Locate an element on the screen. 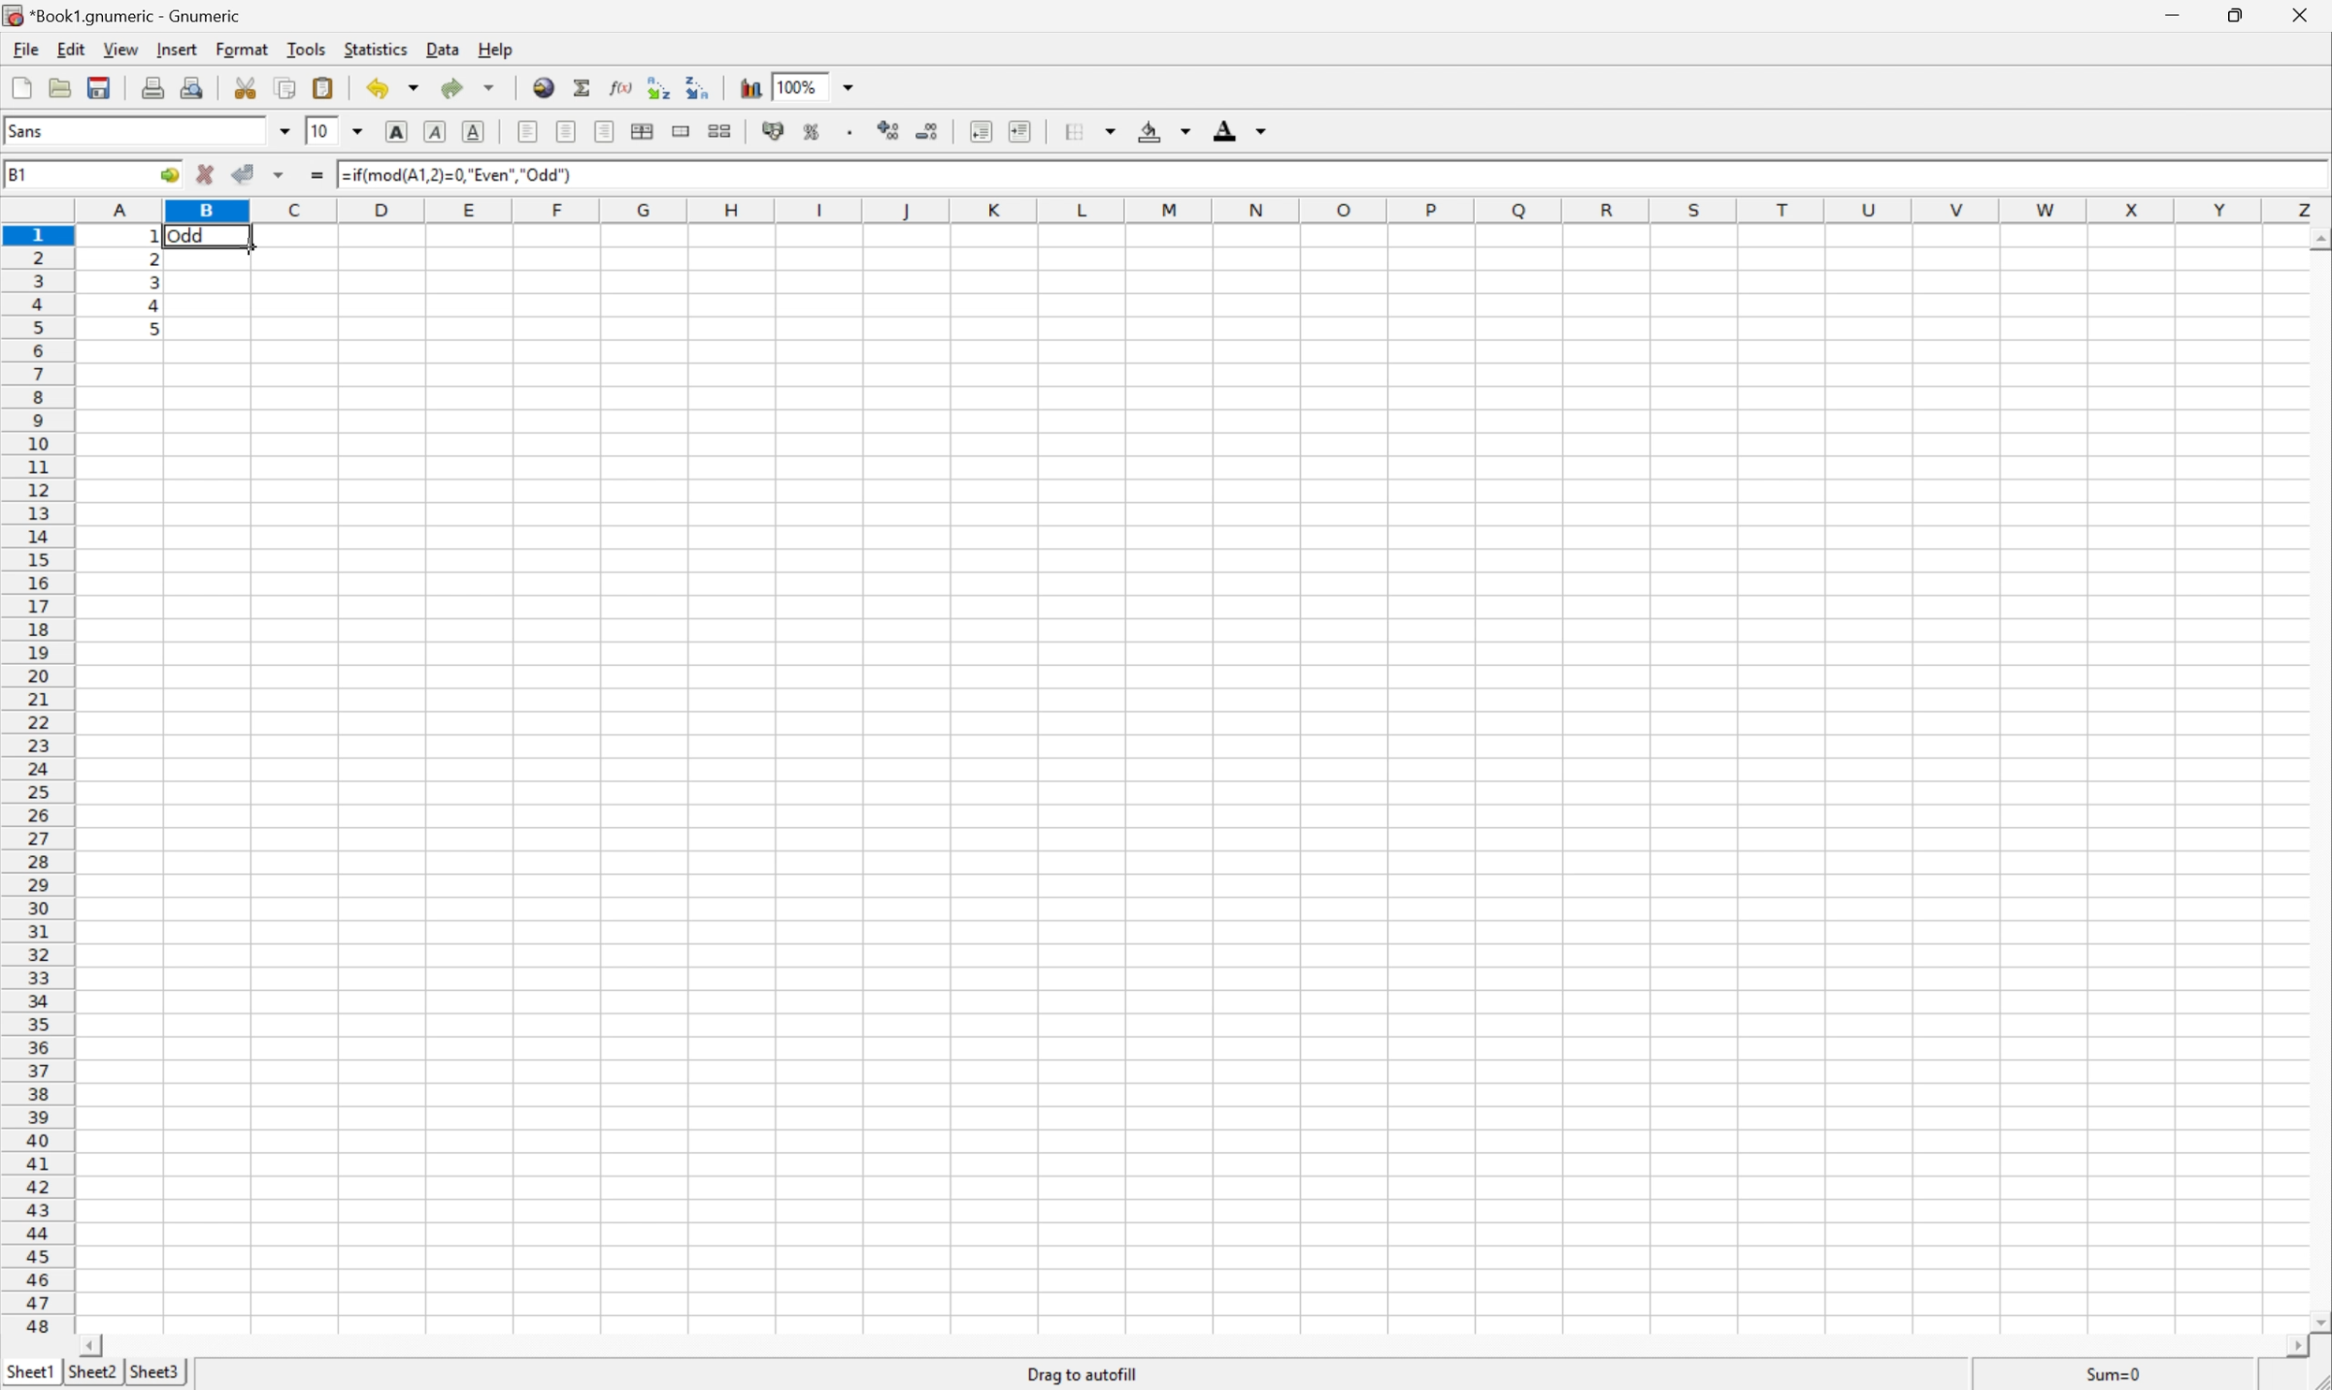 The height and width of the screenshot is (1390, 2332). Sort the selected region in ascending order based on the first column selected is located at coordinates (657, 87).